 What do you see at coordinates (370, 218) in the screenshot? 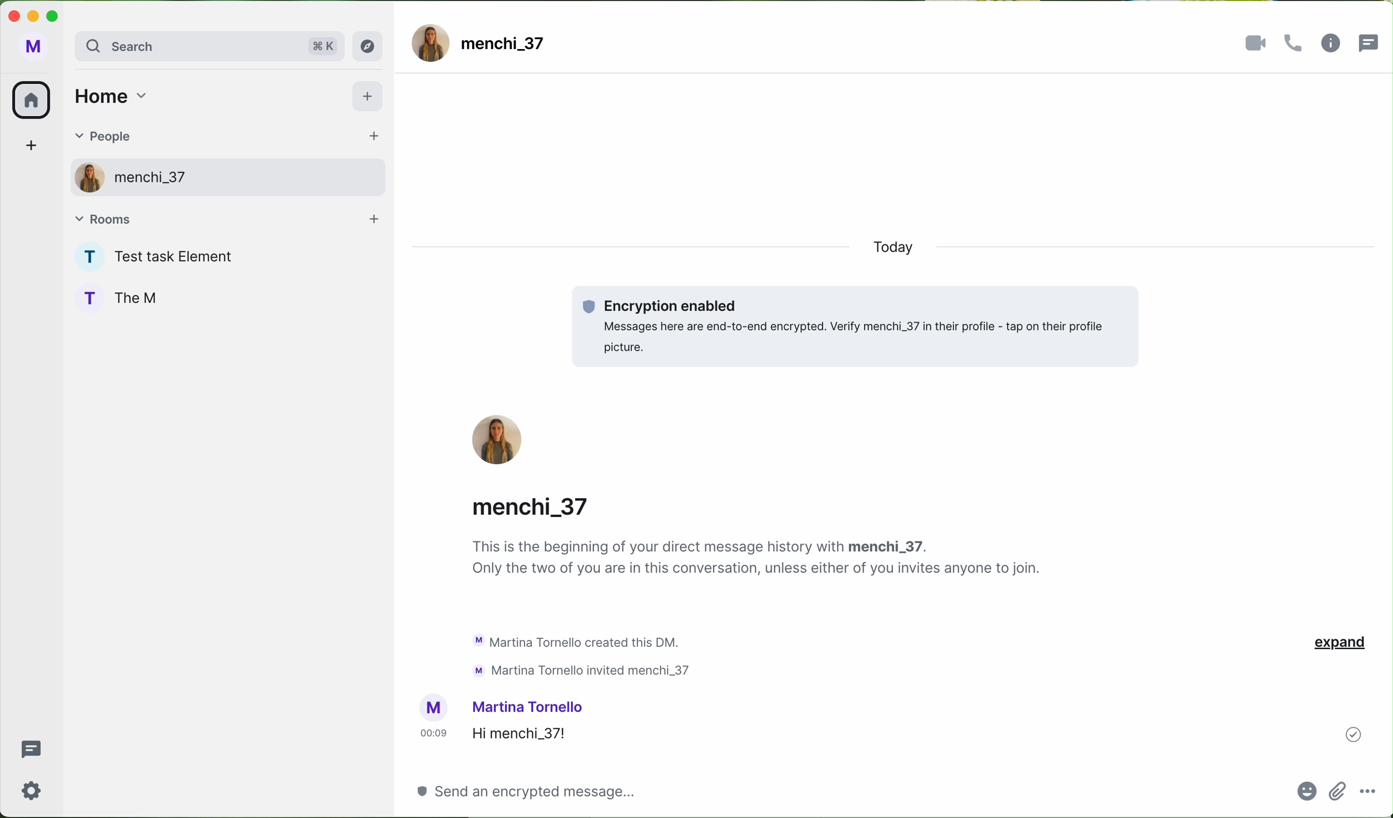
I see `add` at bounding box center [370, 218].